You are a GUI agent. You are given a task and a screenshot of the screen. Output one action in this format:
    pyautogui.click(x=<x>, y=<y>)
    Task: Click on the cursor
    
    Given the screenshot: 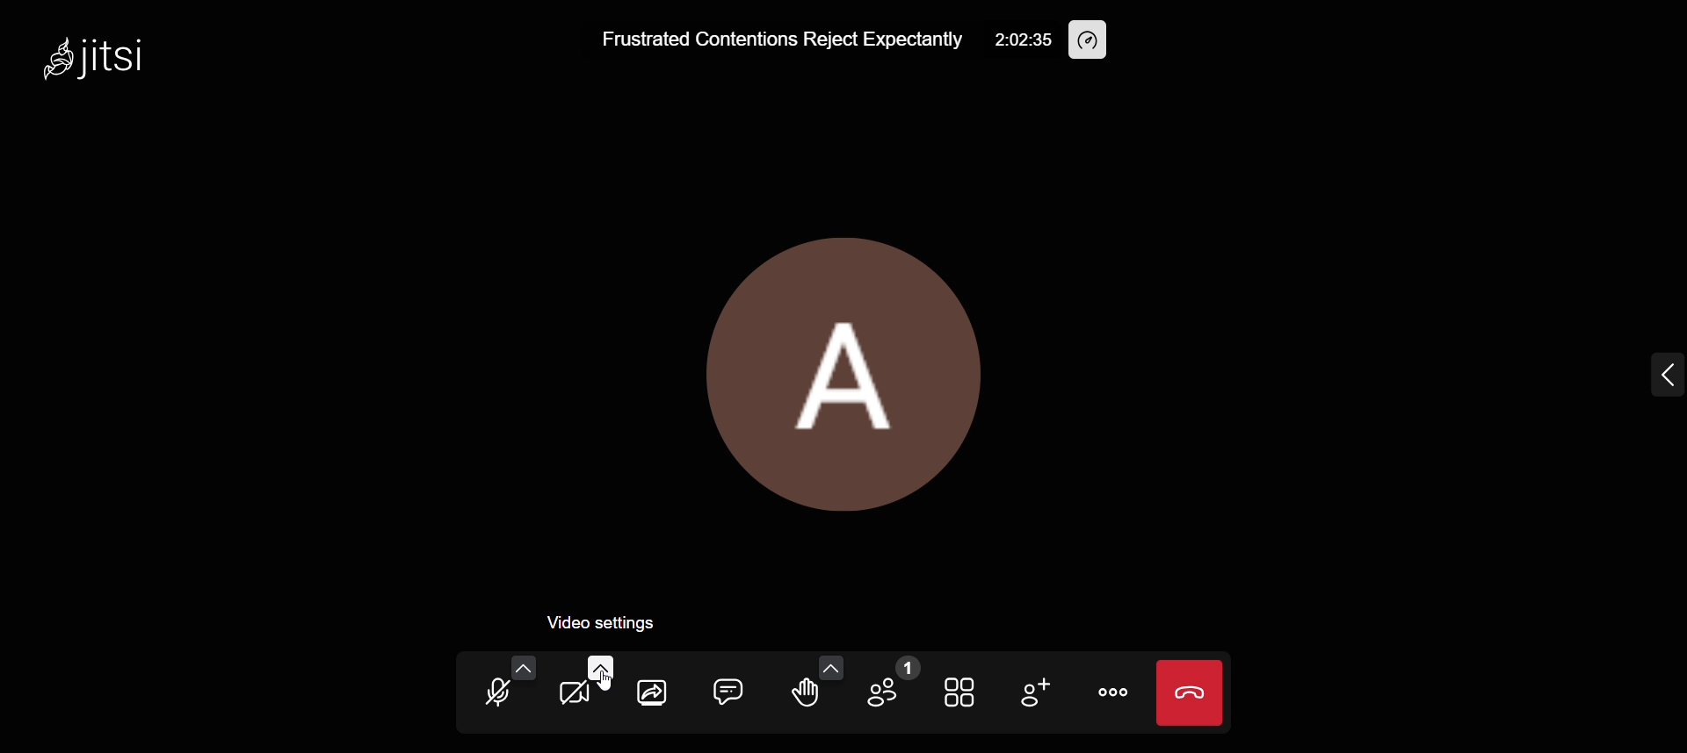 What is the action you would take?
    pyautogui.click(x=609, y=685)
    